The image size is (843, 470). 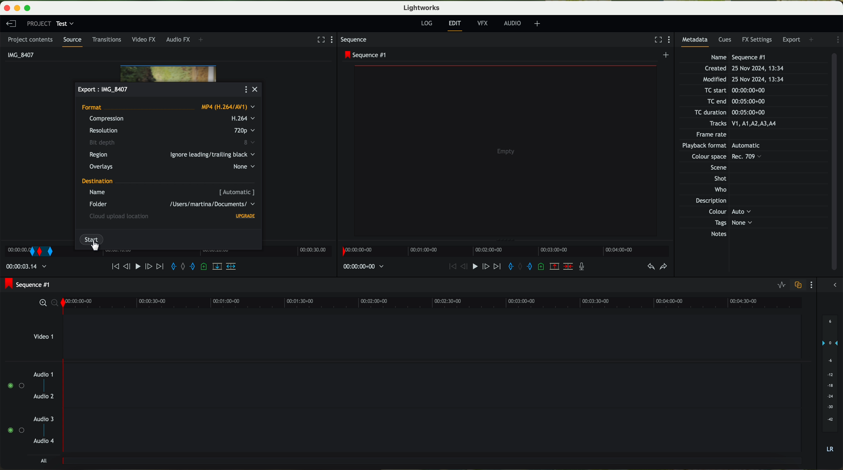 What do you see at coordinates (781, 285) in the screenshot?
I see `toggle audio levels editing` at bounding box center [781, 285].